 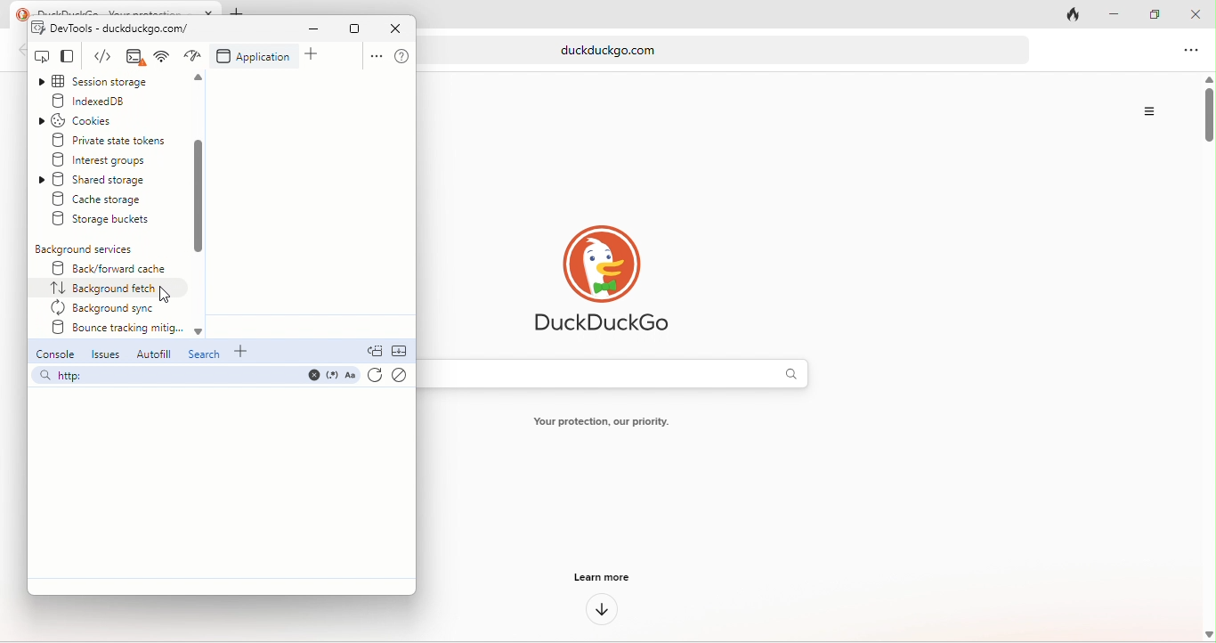 I want to click on select option, so click(x=110, y=289).